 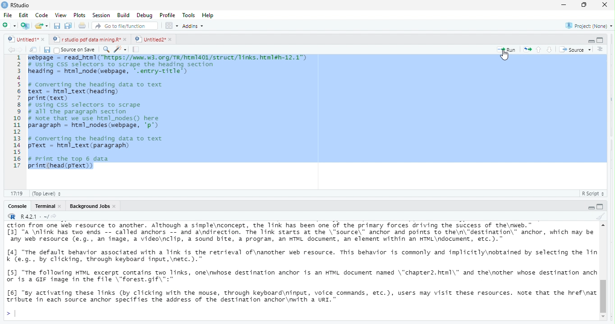 What do you see at coordinates (137, 50) in the screenshot?
I see `compile report` at bounding box center [137, 50].